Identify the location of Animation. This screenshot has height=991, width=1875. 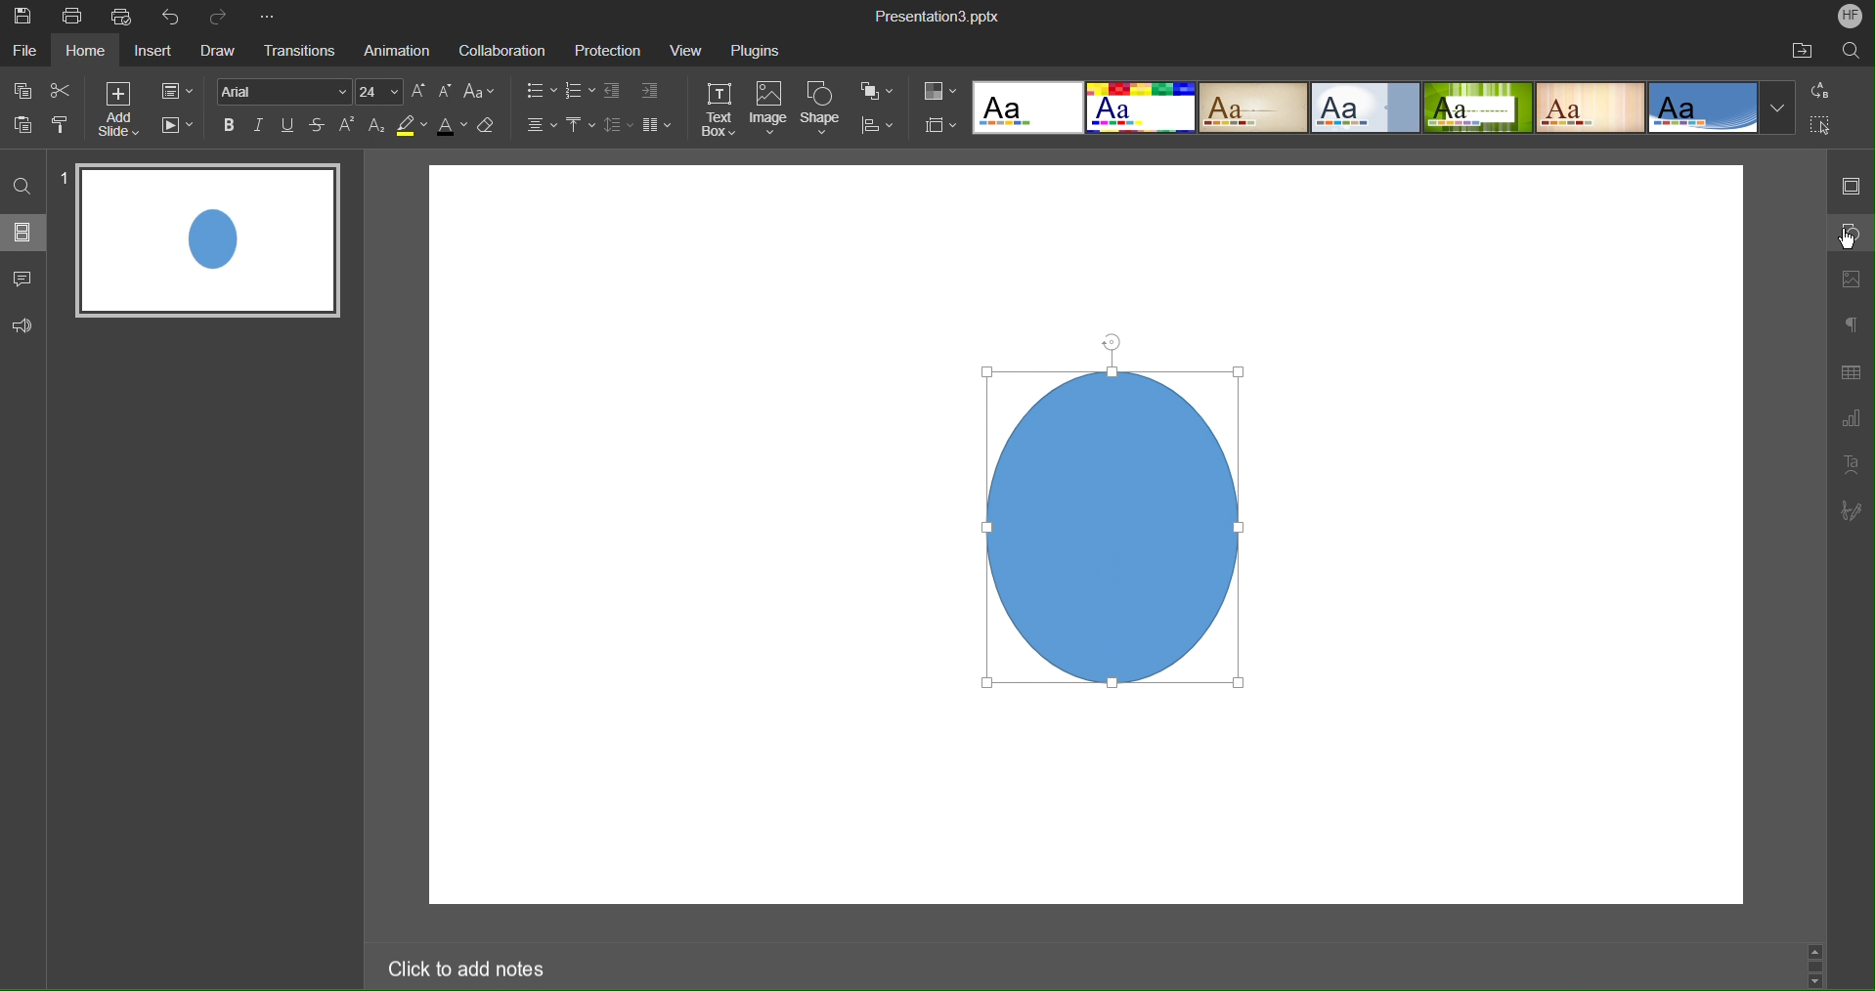
(395, 51).